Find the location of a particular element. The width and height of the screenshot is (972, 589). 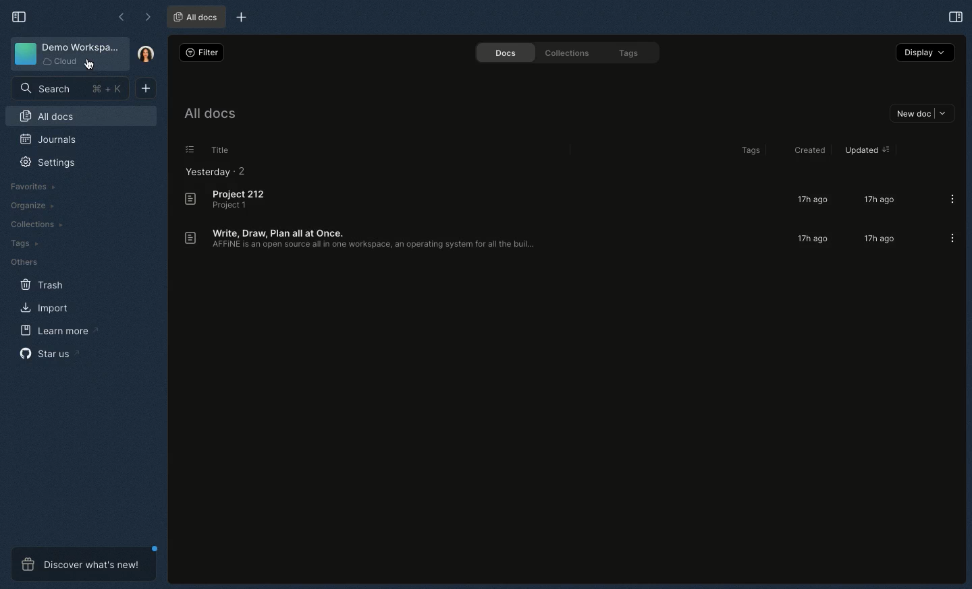

User is located at coordinates (144, 55).